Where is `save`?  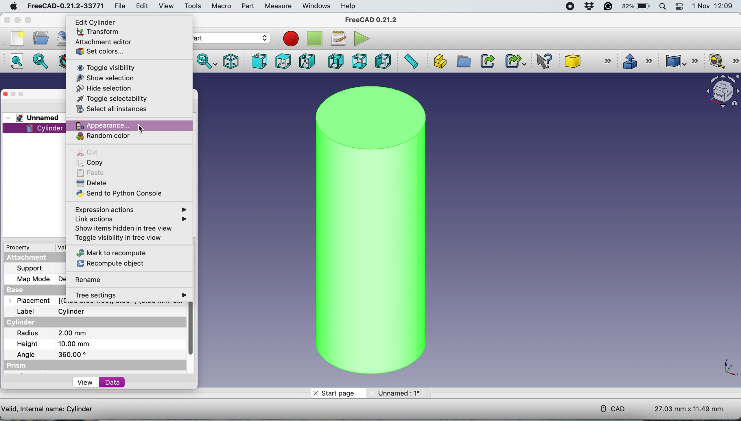 save is located at coordinates (63, 38).